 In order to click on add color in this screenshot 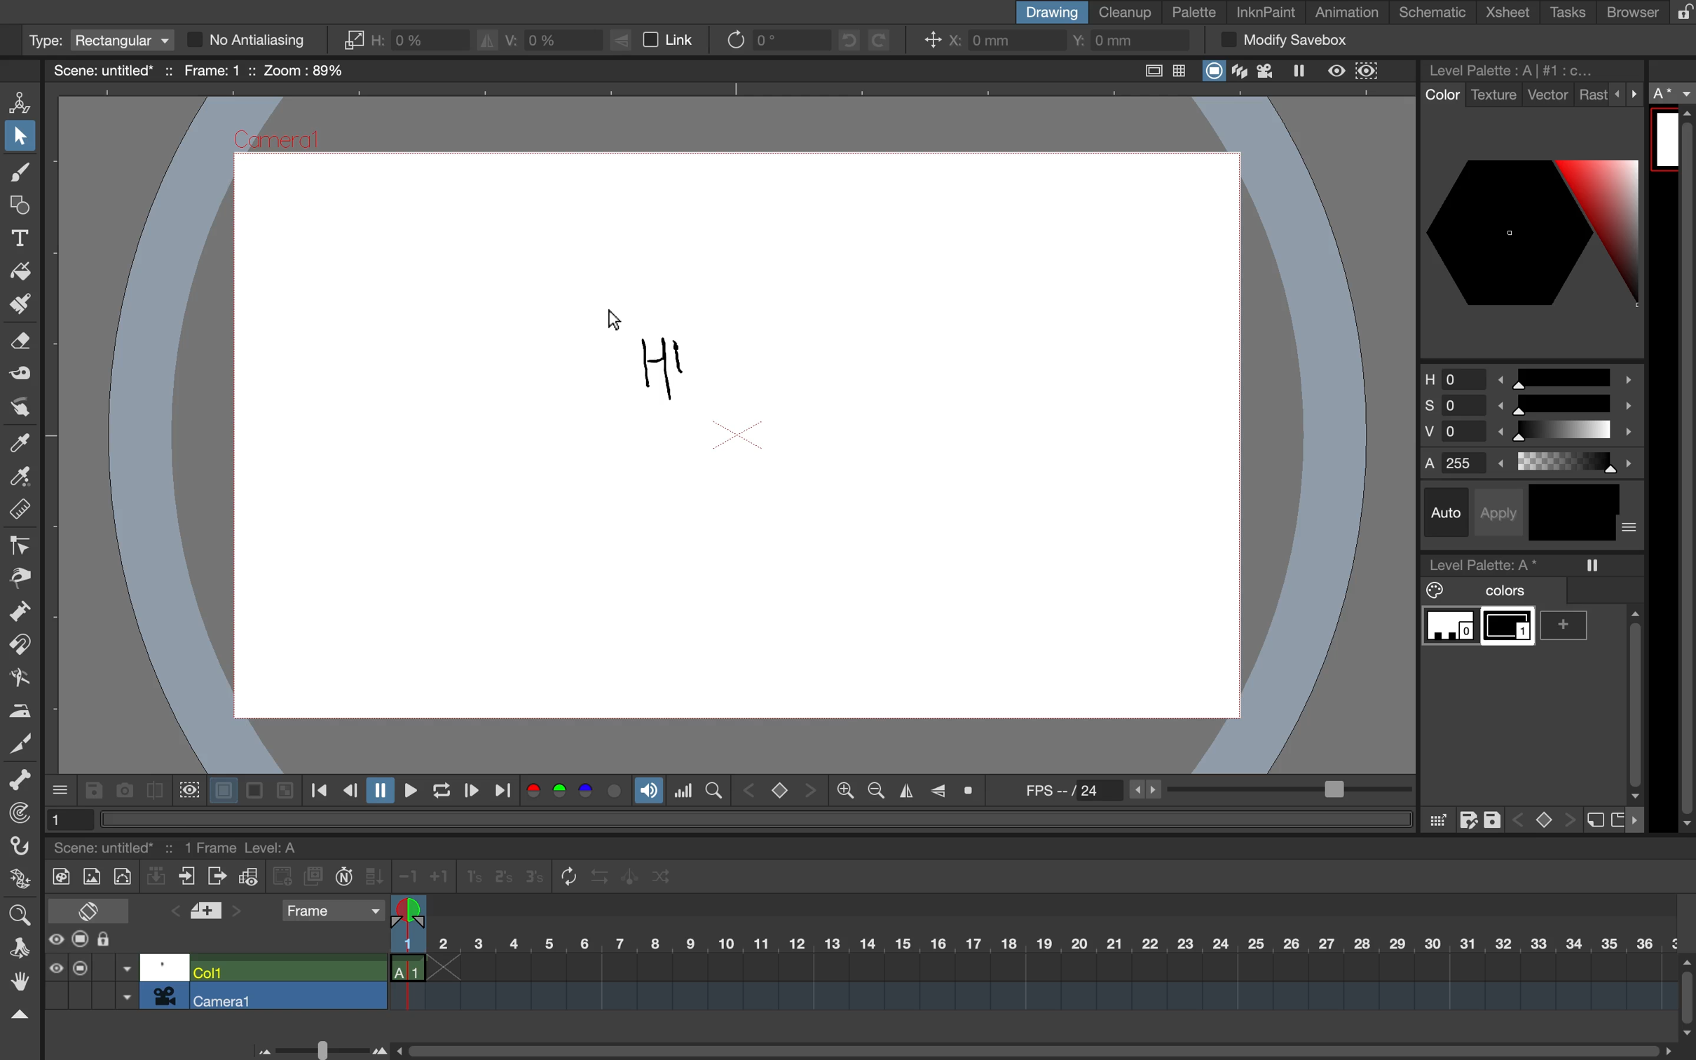, I will do `click(1569, 625)`.